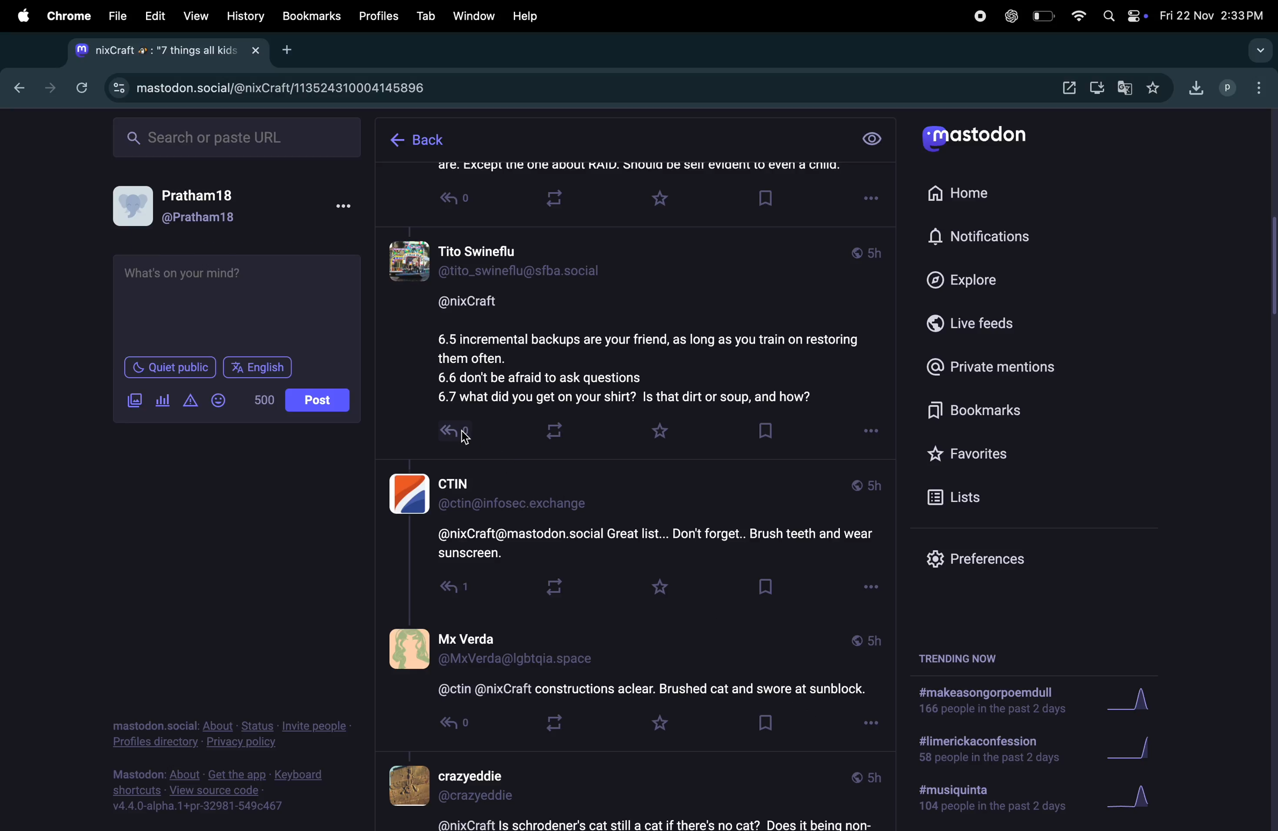  I want to click on refresh, so click(82, 88).